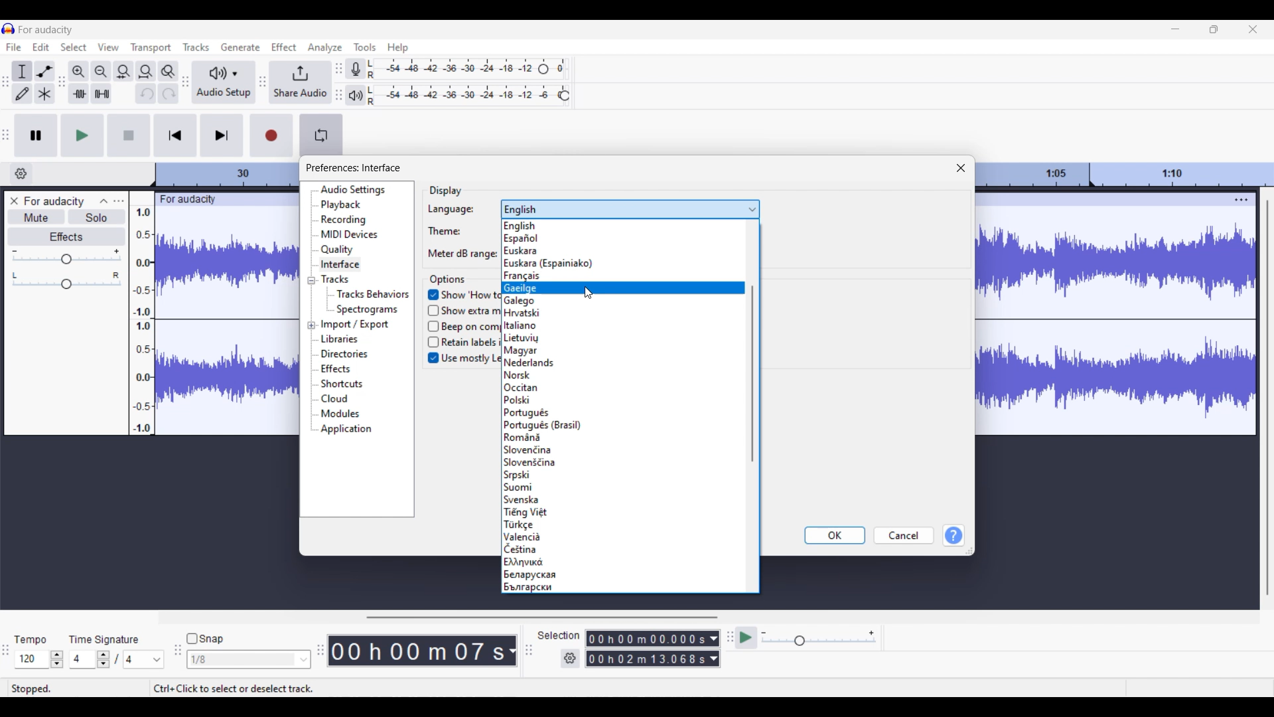 This screenshot has height=717, width=1274. Describe the element at coordinates (31, 641) in the screenshot. I see `tempo` at that location.